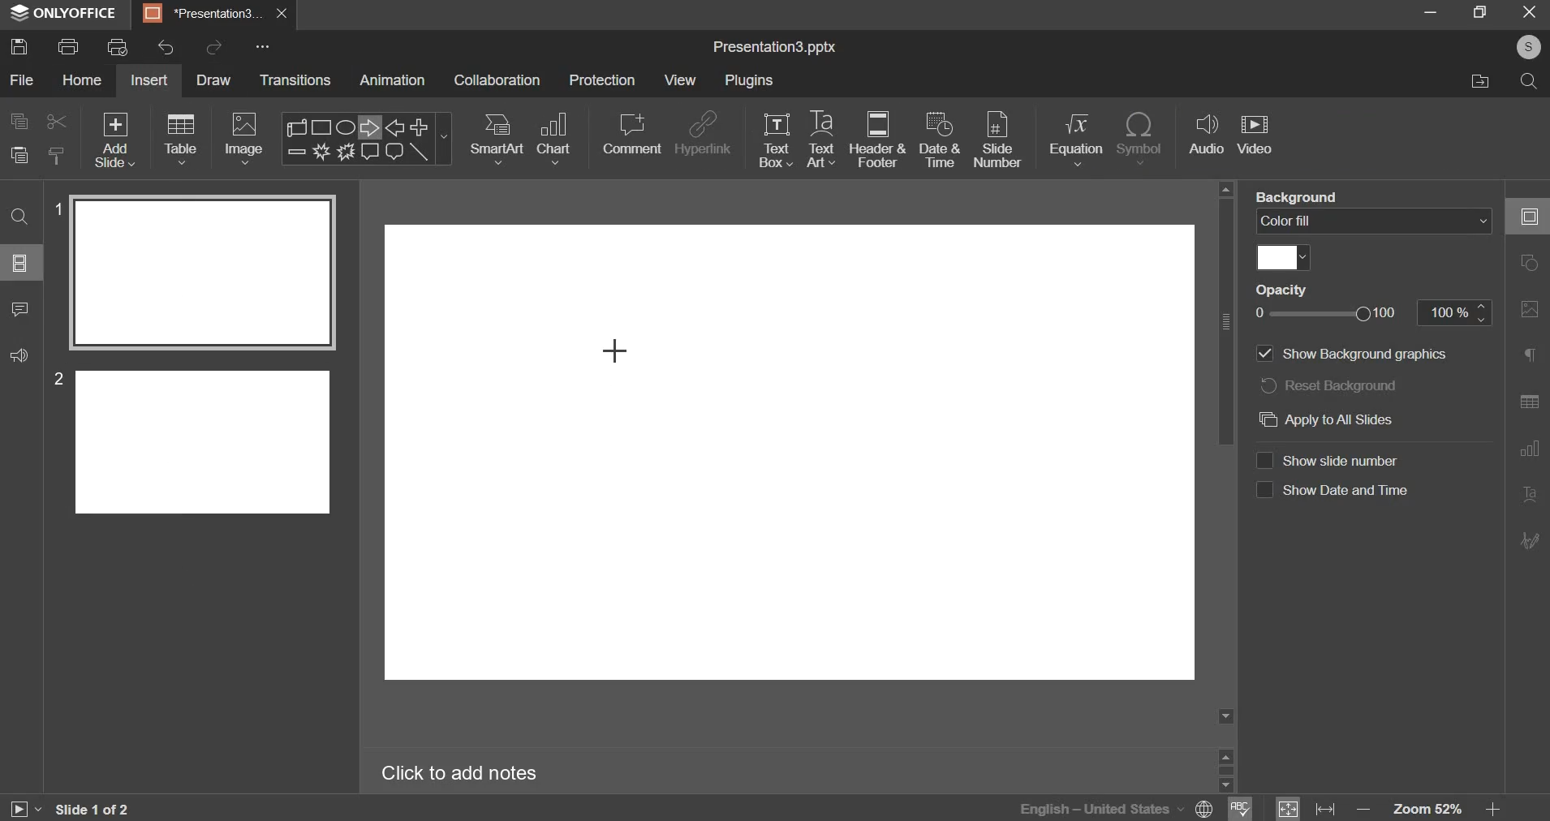 This screenshot has height=821, width=1550. Describe the element at coordinates (295, 151) in the screenshot. I see `minus` at that location.